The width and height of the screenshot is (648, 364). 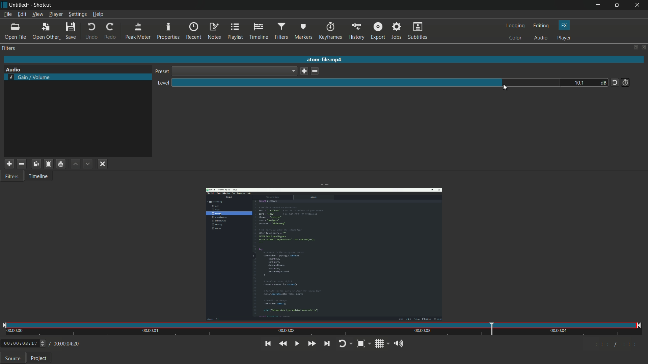 What do you see at coordinates (24, 344) in the screenshot?
I see `00:00:03:17 (Current Time)` at bounding box center [24, 344].